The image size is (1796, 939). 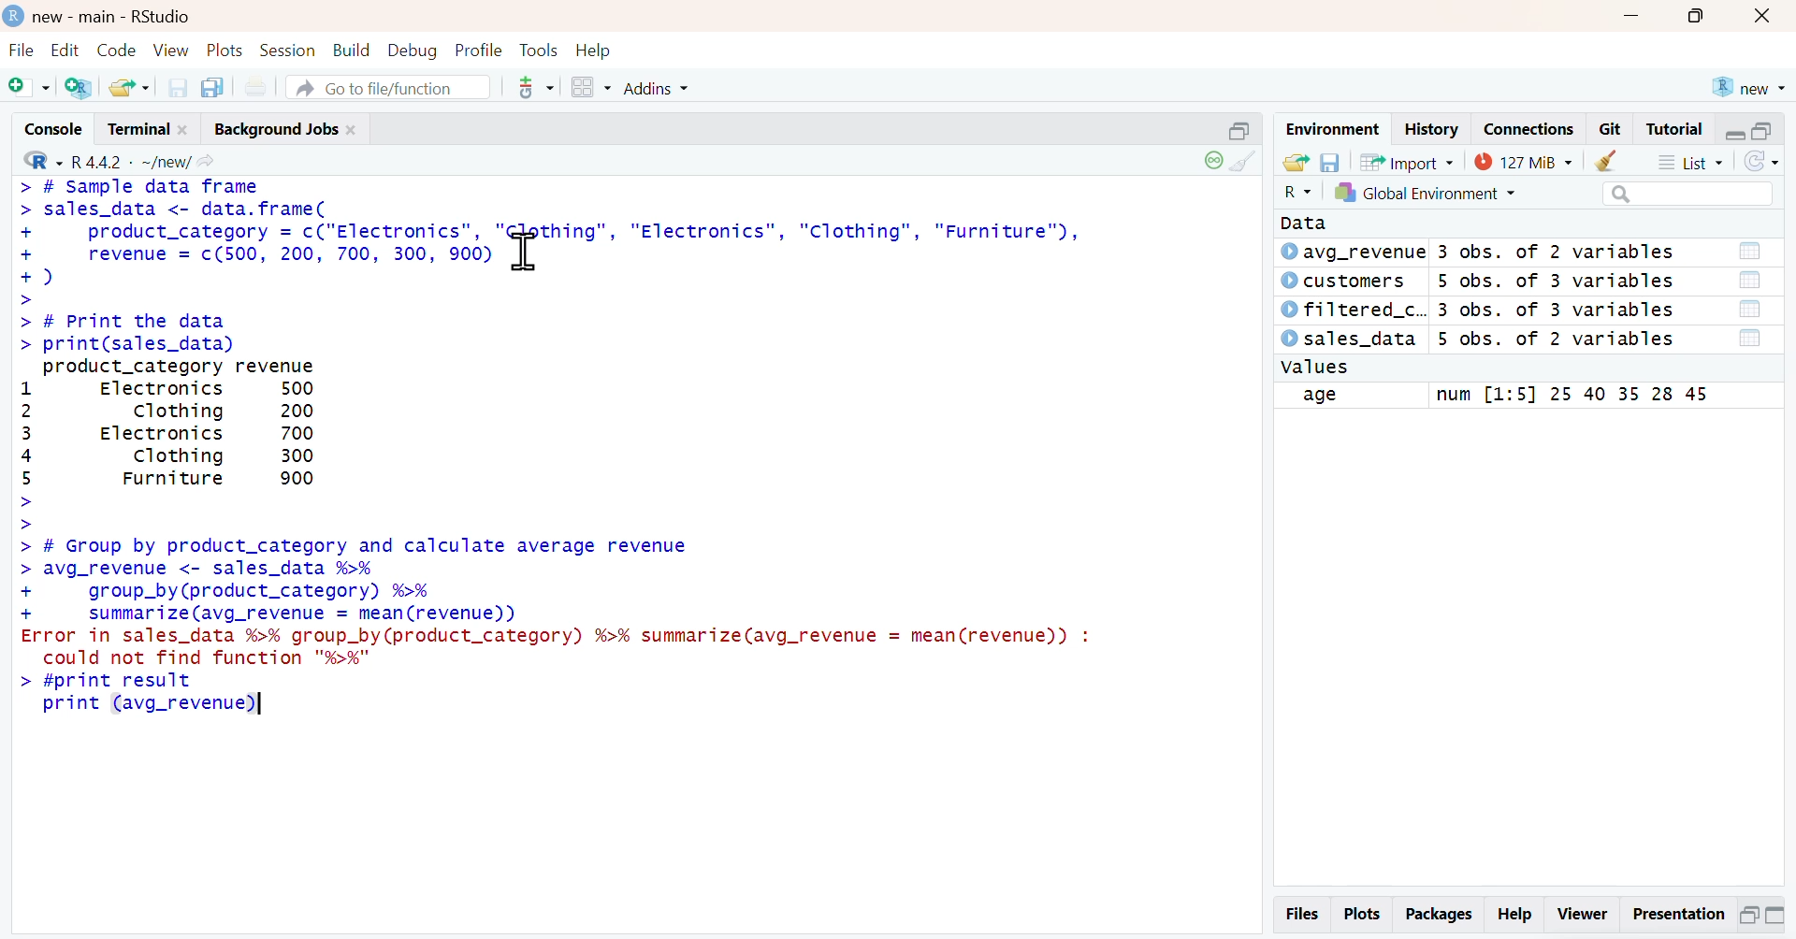 What do you see at coordinates (1748, 918) in the screenshot?
I see `Minimize pane` at bounding box center [1748, 918].